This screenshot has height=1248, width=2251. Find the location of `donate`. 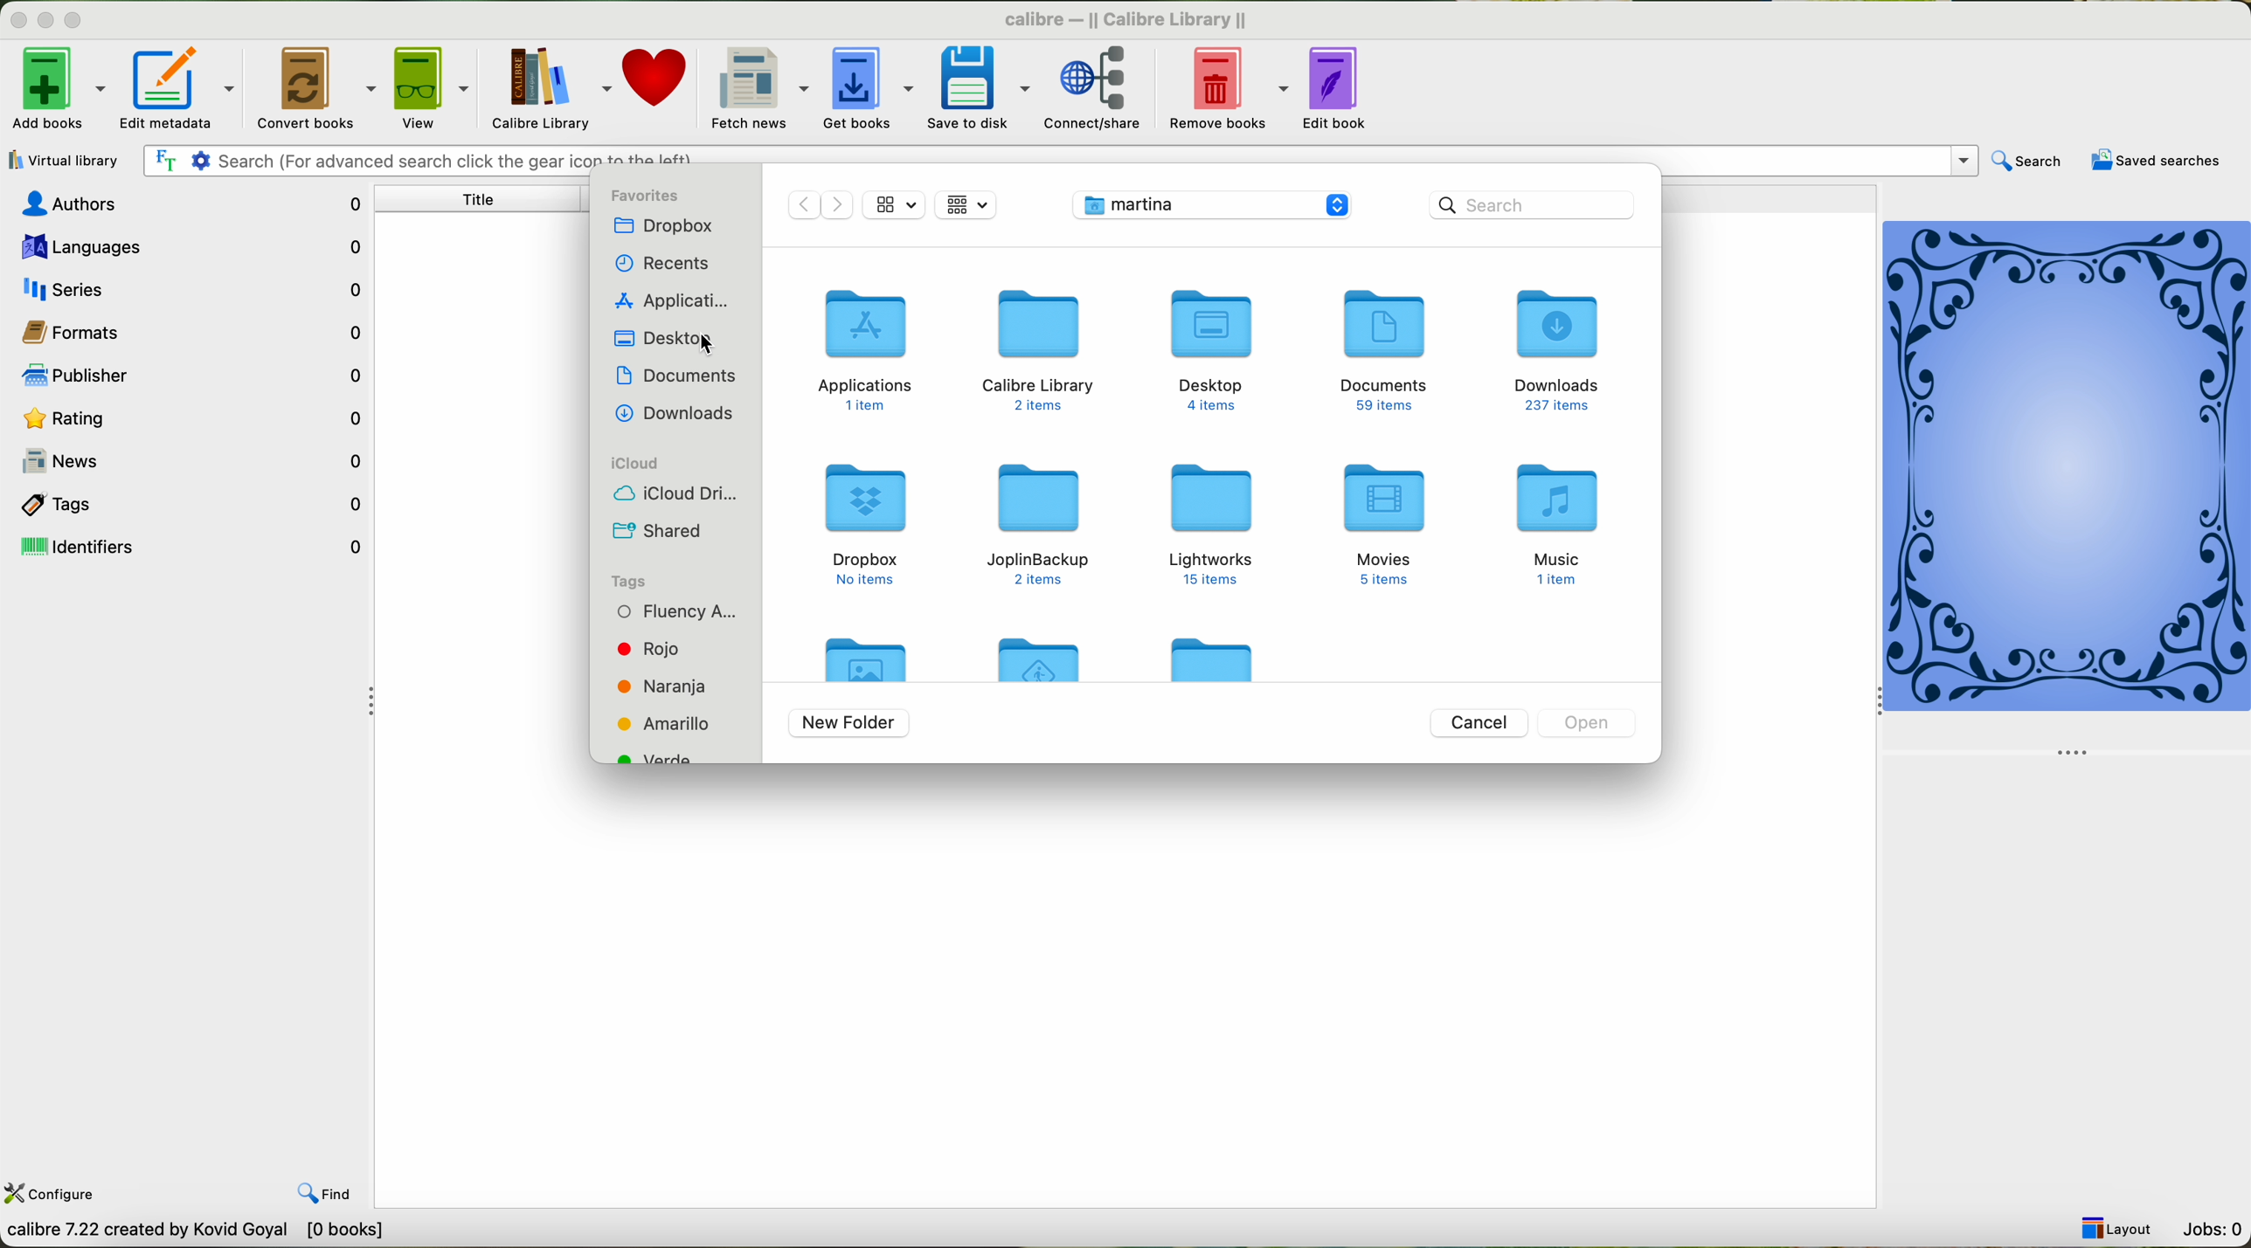

donate is located at coordinates (657, 81).